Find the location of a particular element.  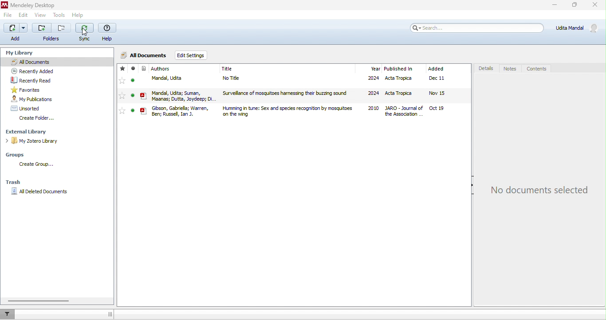

no document selected is located at coordinates (540, 191).